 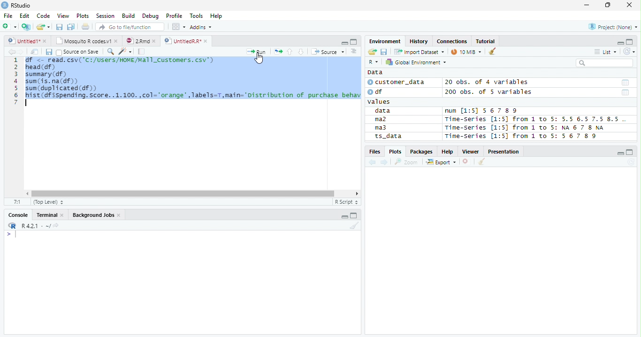 What do you see at coordinates (59, 26) in the screenshot?
I see `Save` at bounding box center [59, 26].